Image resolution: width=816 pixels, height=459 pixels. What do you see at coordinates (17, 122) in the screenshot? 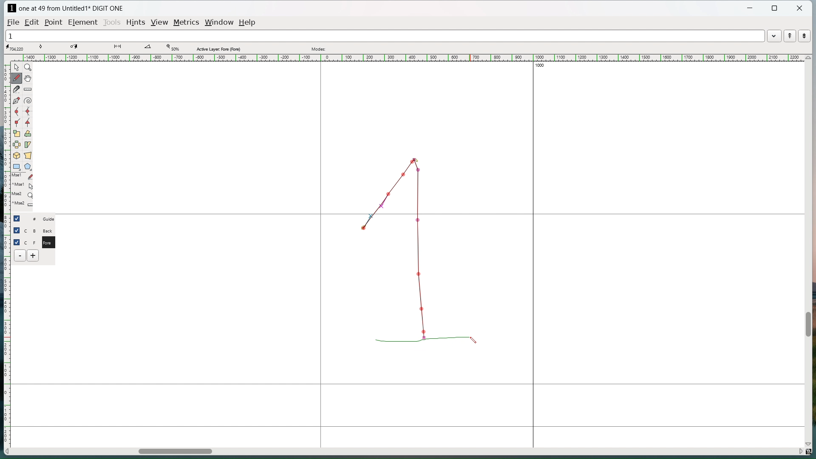
I see `add a corner point` at bounding box center [17, 122].